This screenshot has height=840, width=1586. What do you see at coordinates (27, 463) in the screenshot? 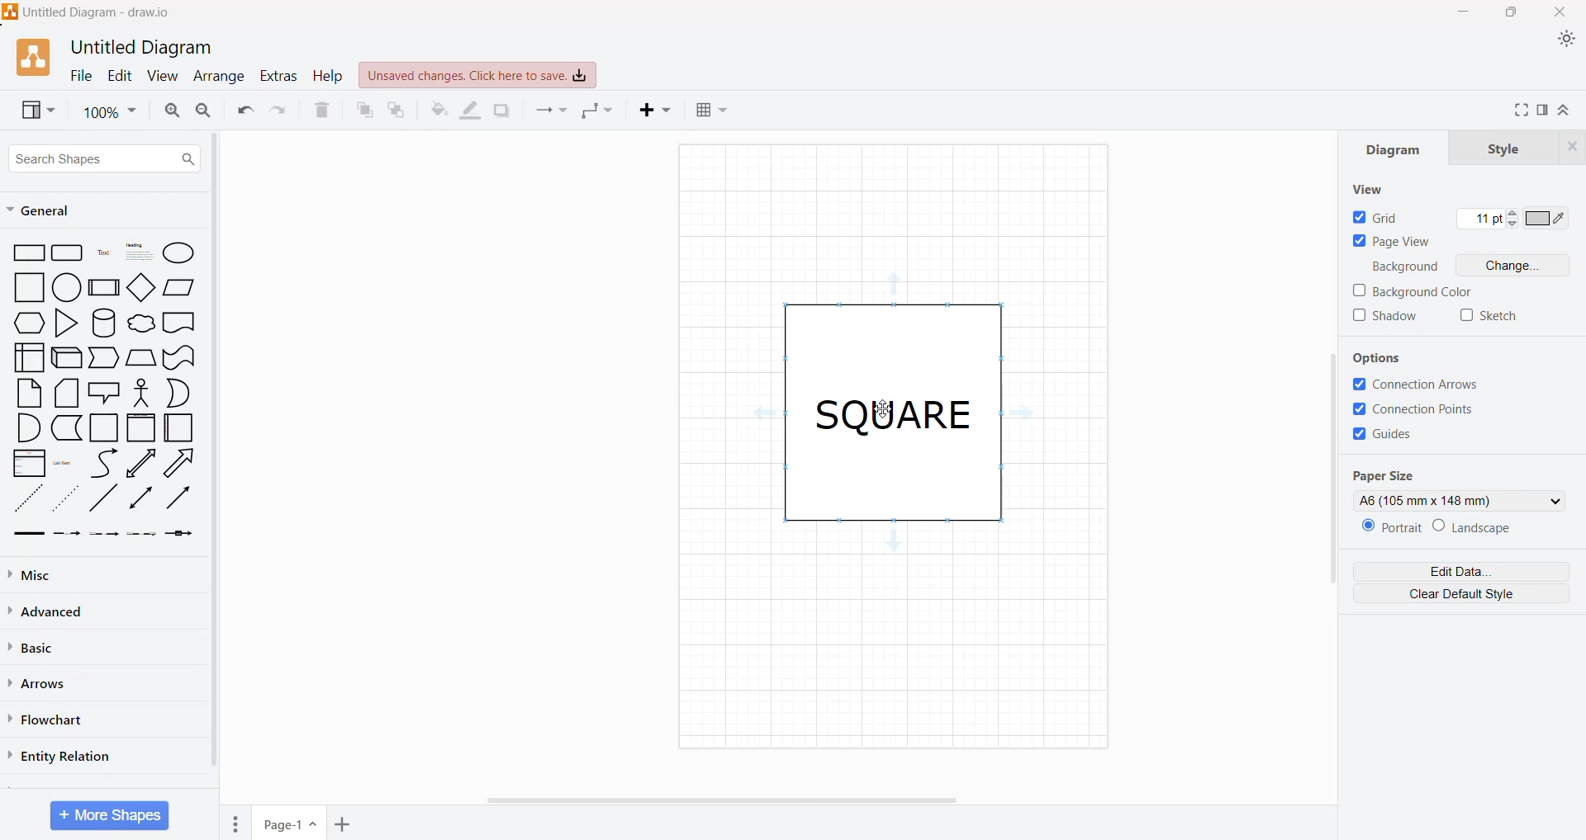
I see `List Box` at bounding box center [27, 463].